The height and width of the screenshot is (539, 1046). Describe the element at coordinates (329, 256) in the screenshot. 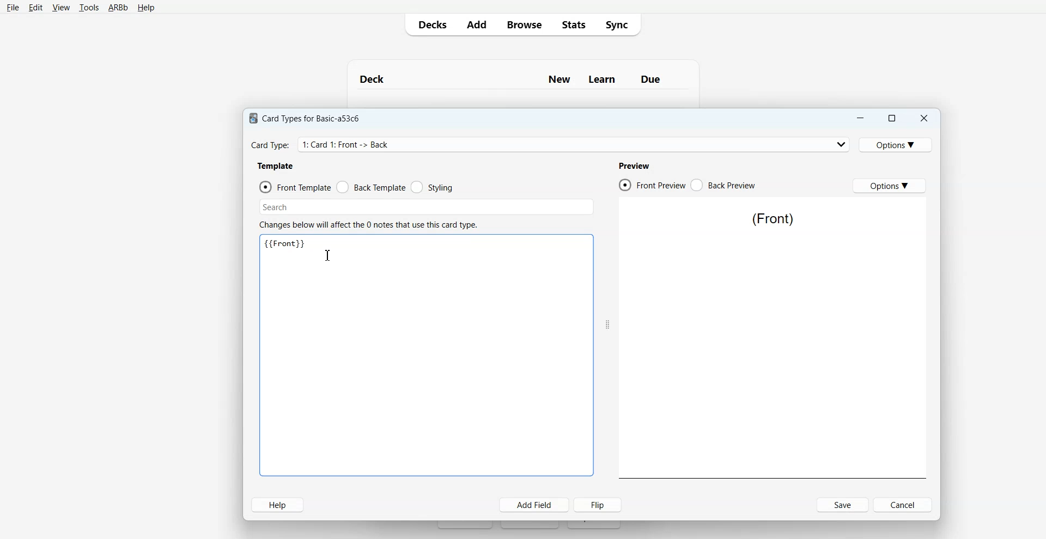

I see `Text Cursor` at that location.